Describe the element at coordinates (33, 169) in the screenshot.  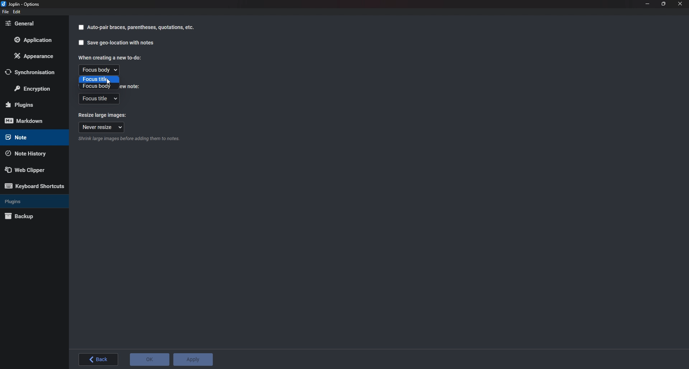
I see `Web Clipper` at that location.